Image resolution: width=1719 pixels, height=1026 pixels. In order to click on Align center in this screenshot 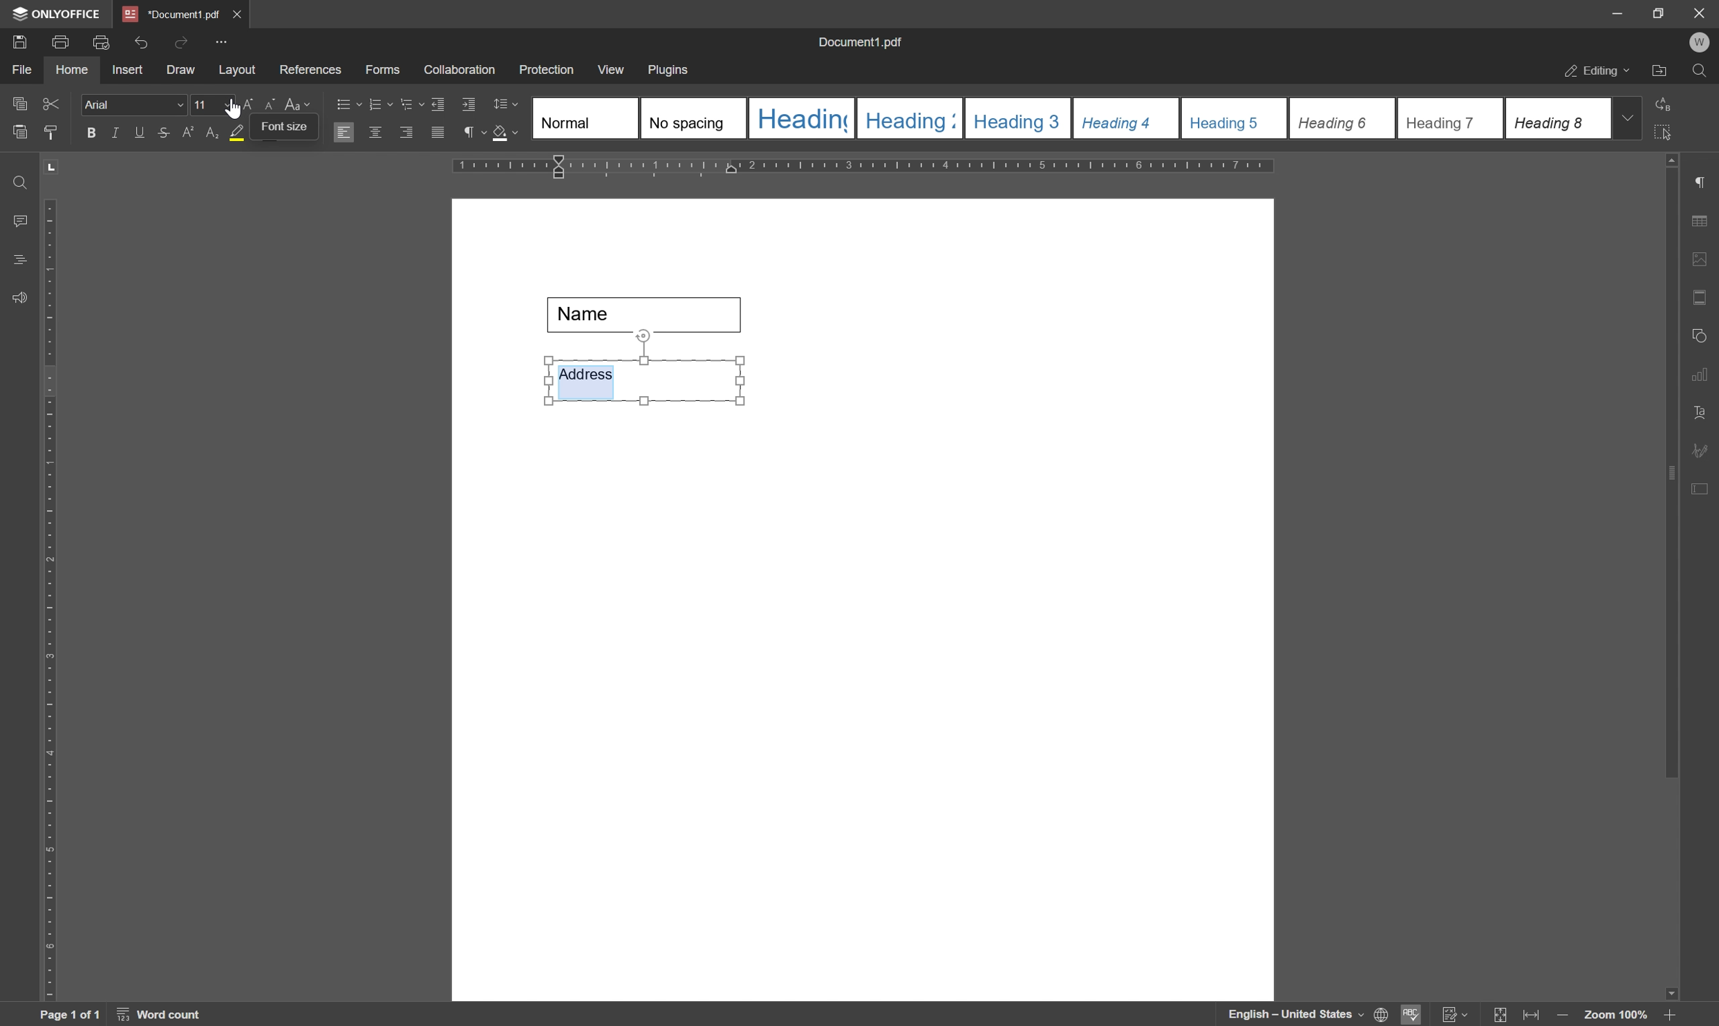, I will do `click(375, 131)`.